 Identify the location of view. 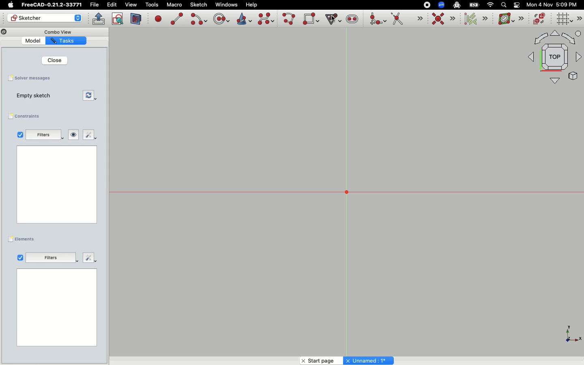
(131, 4).